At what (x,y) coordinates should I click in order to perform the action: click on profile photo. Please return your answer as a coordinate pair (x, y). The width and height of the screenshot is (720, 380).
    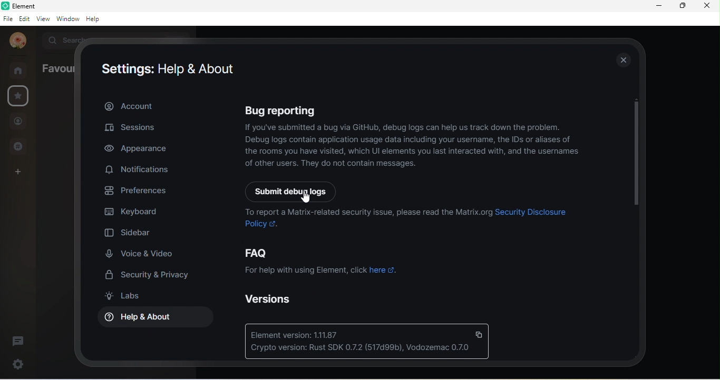
    Looking at the image, I should click on (15, 41).